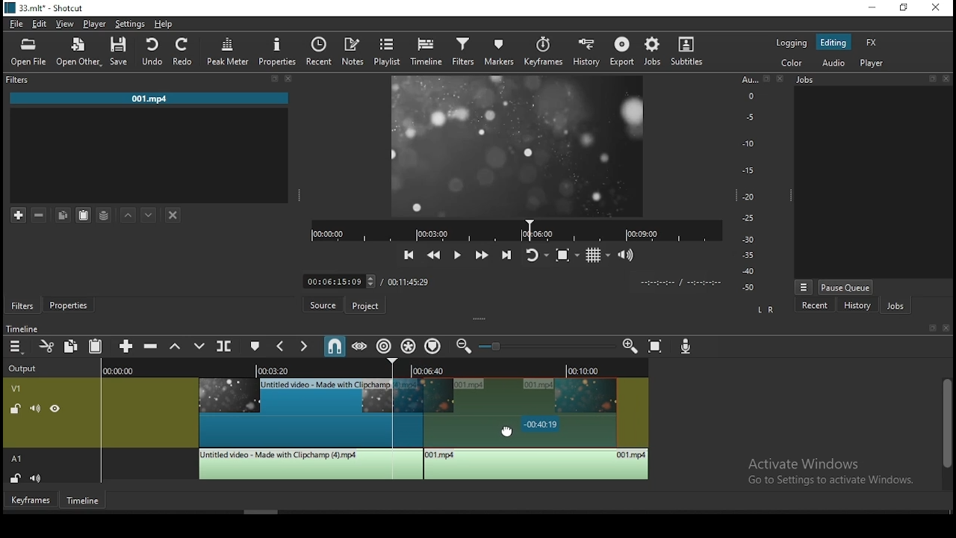 This screenshot has width=956, height=538. I want to click on filters, so click(152, 81).